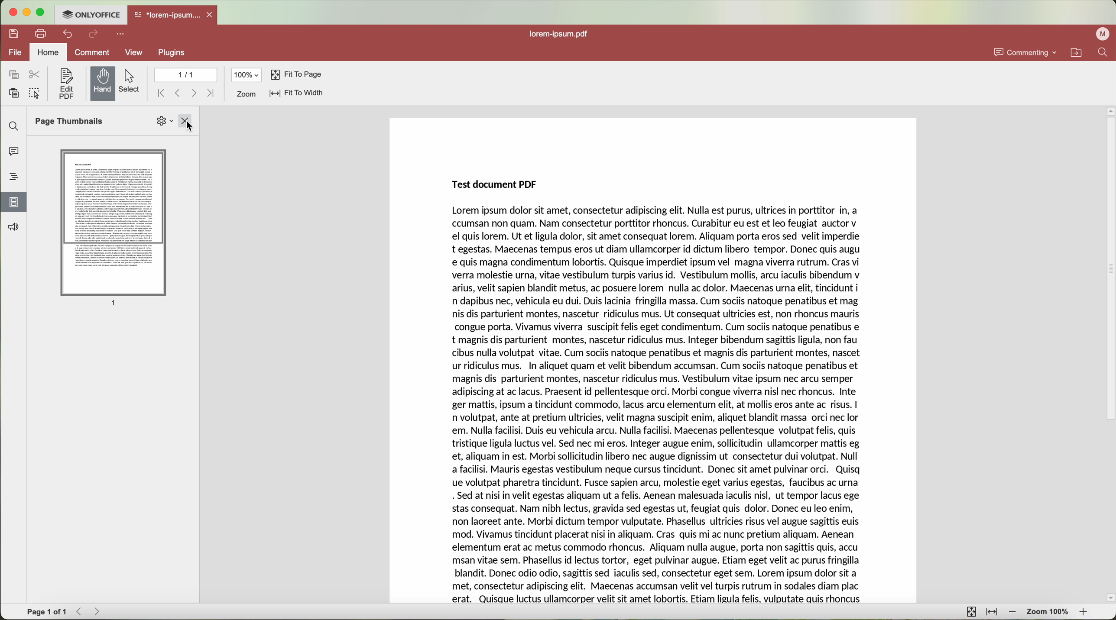 Image resolution: width=1116 pixels, height=620 pixels. Describe the element at coordinates (11, 228) in the screenshot. I see `feedback and support` at that location.